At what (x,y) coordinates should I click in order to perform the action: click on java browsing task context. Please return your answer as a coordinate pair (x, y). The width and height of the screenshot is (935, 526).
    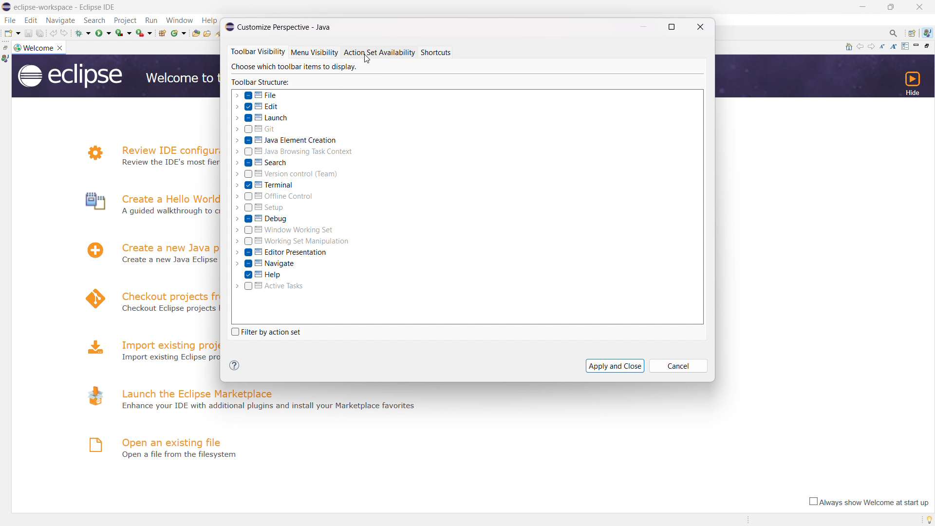
    Looking at the image, I should click on (294, 151).